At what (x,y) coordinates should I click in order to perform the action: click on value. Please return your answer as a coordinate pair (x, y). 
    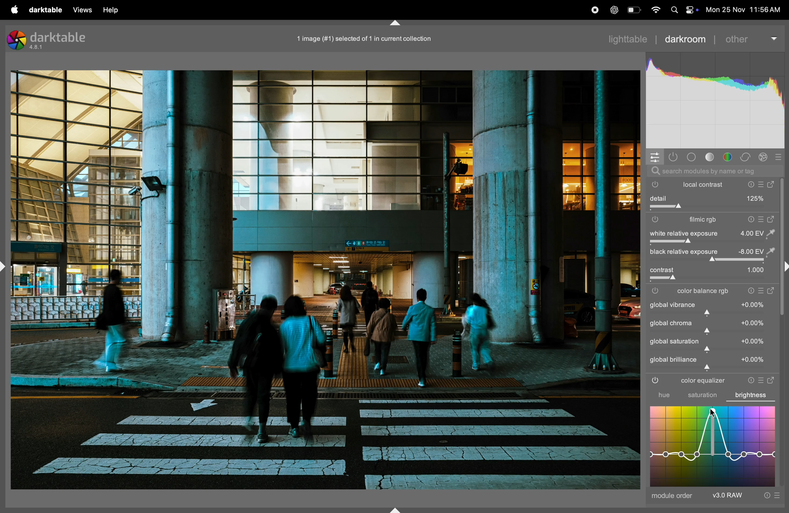
    Looking at the image, I should click on (754, 342).